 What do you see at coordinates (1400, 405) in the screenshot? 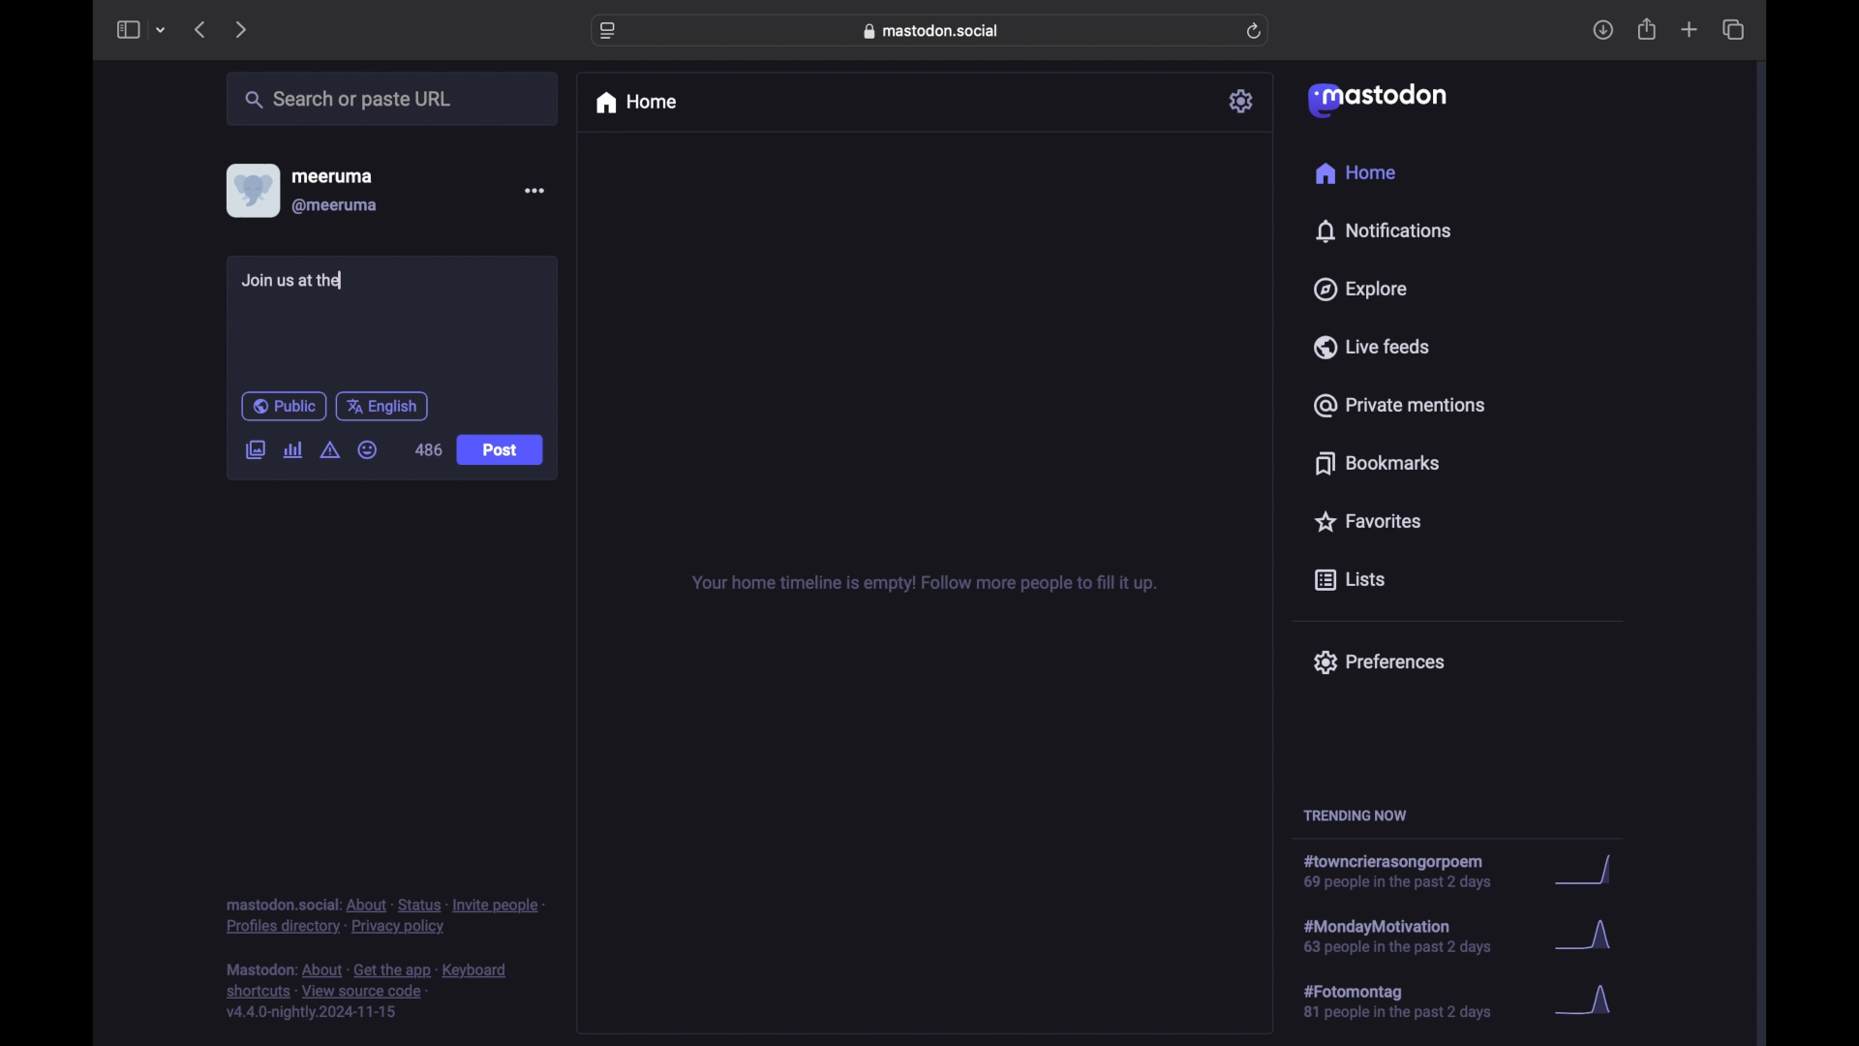
I see `private mentions` at bounding box center [1400, 405].